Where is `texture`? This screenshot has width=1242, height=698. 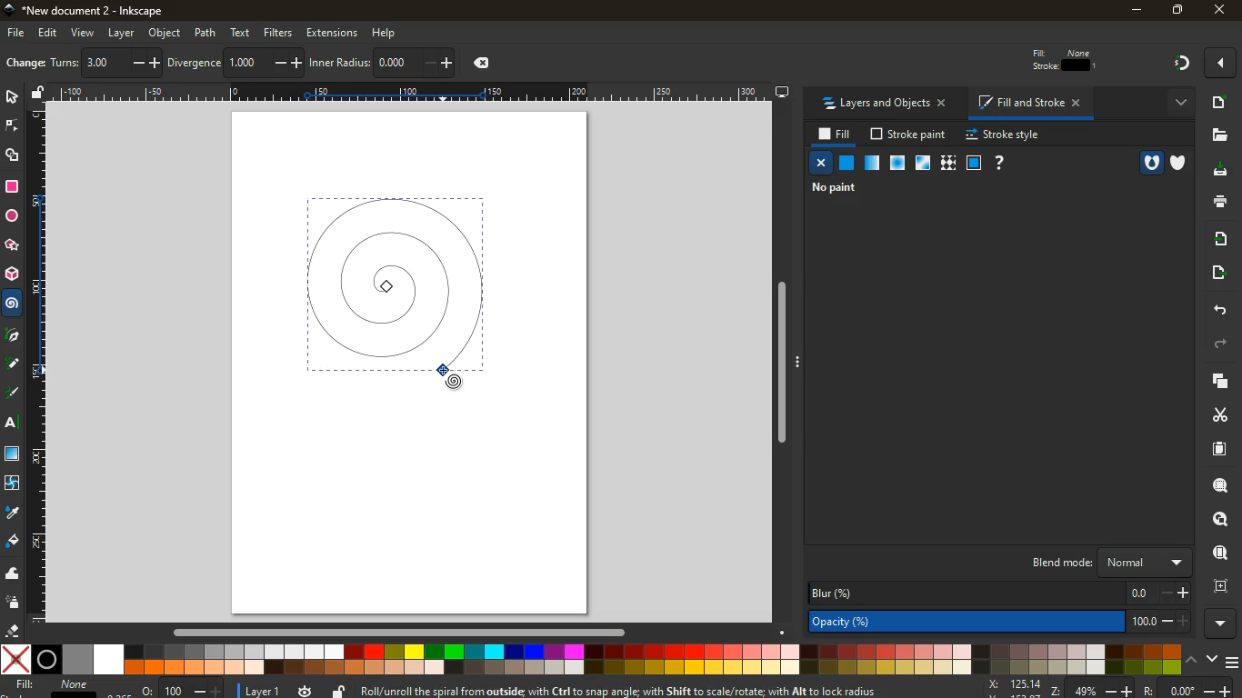
texture is located at coordinates (947, 163).